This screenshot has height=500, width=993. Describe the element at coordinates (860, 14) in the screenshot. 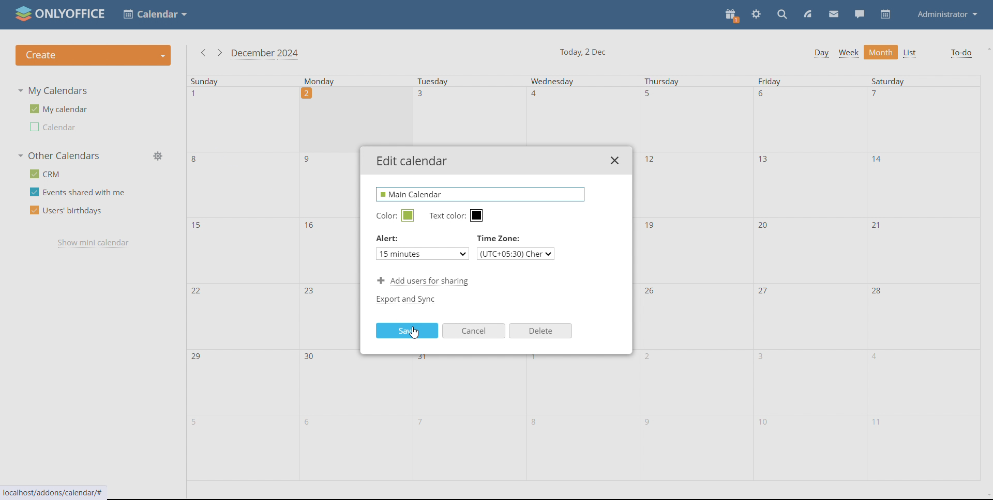

I see `chat` at that location.